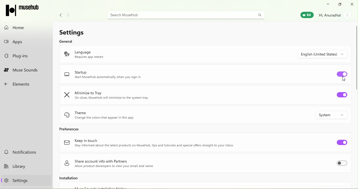  I want to click on plug-ins, so click(25, 57).